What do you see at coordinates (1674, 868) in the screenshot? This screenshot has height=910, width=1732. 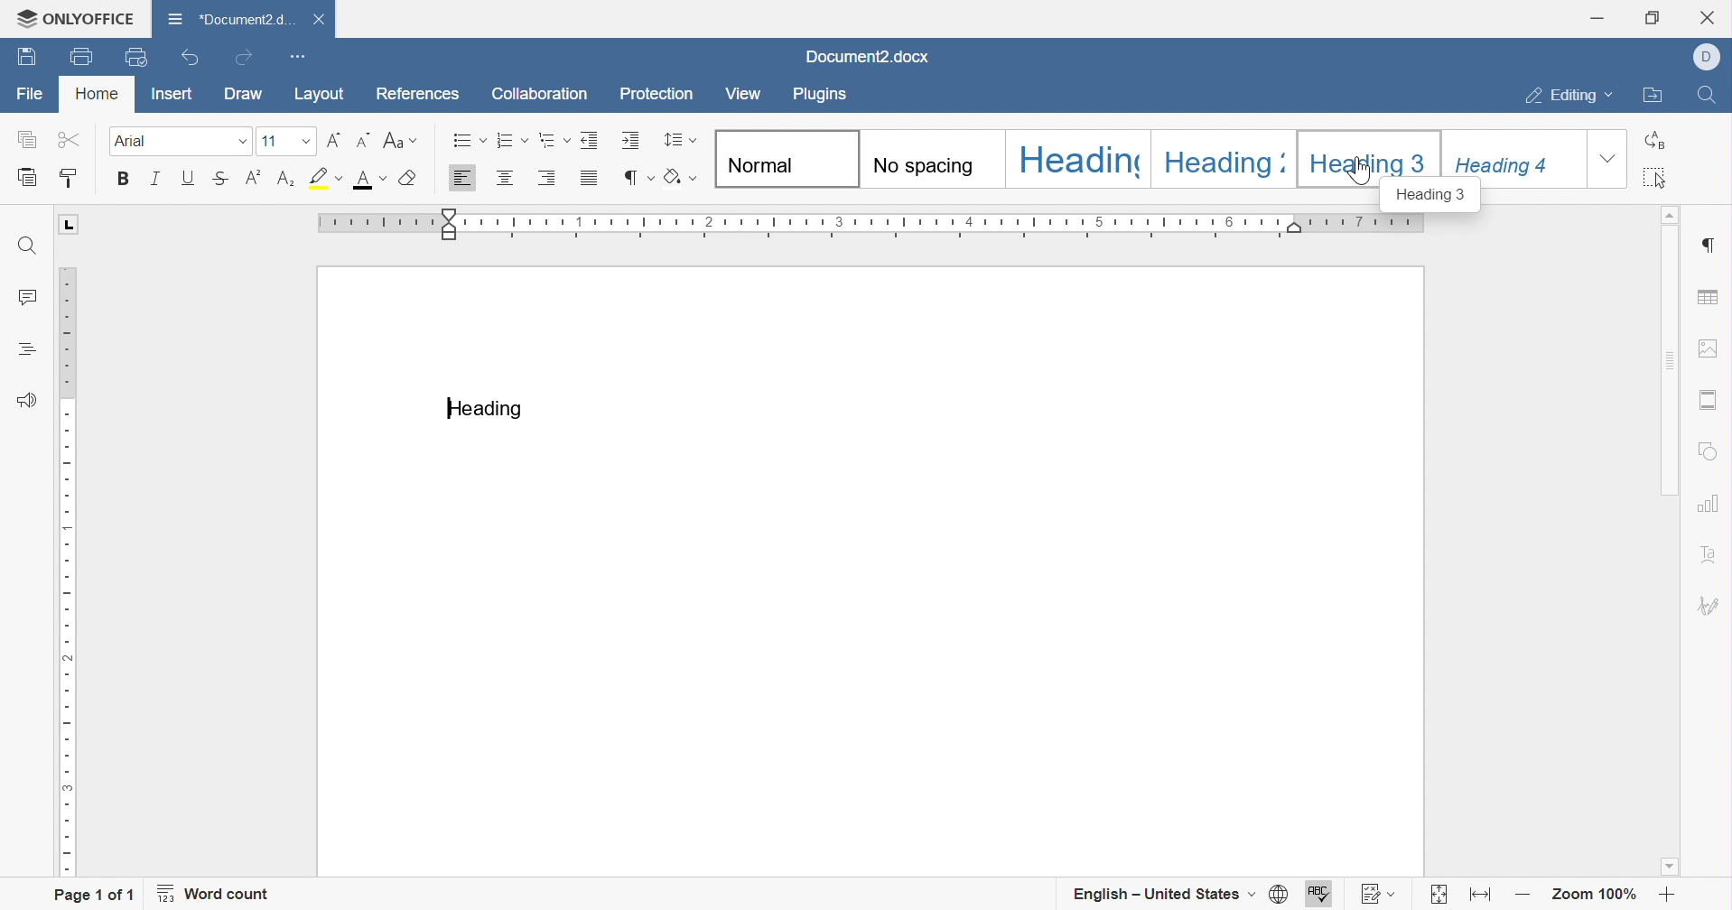 I see `Scroll Down` at bounding box center [1674, 868].